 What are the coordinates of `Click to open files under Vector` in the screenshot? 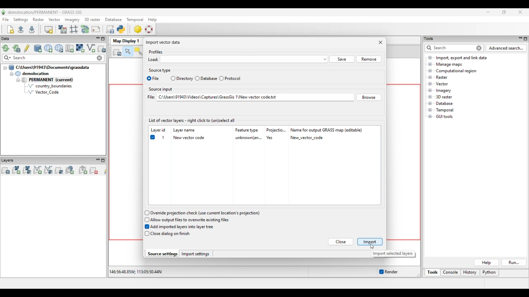 It's located at (430, 84).